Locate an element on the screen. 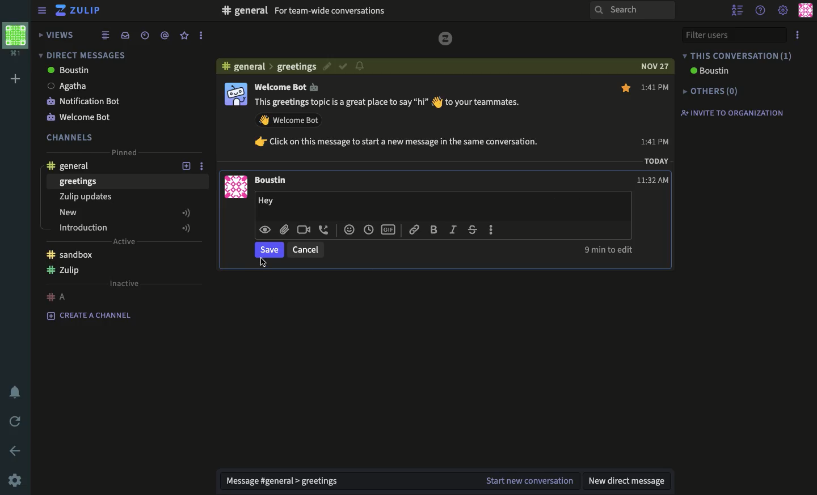 This screenshot has height=495, width=817. sidebar is located at coordinates (40, 11).